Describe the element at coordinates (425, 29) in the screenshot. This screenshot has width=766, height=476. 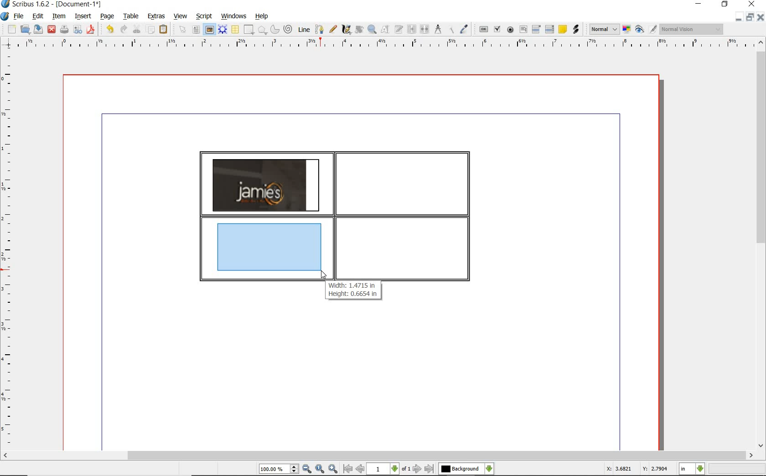
I see `unlink text frames` at that location.